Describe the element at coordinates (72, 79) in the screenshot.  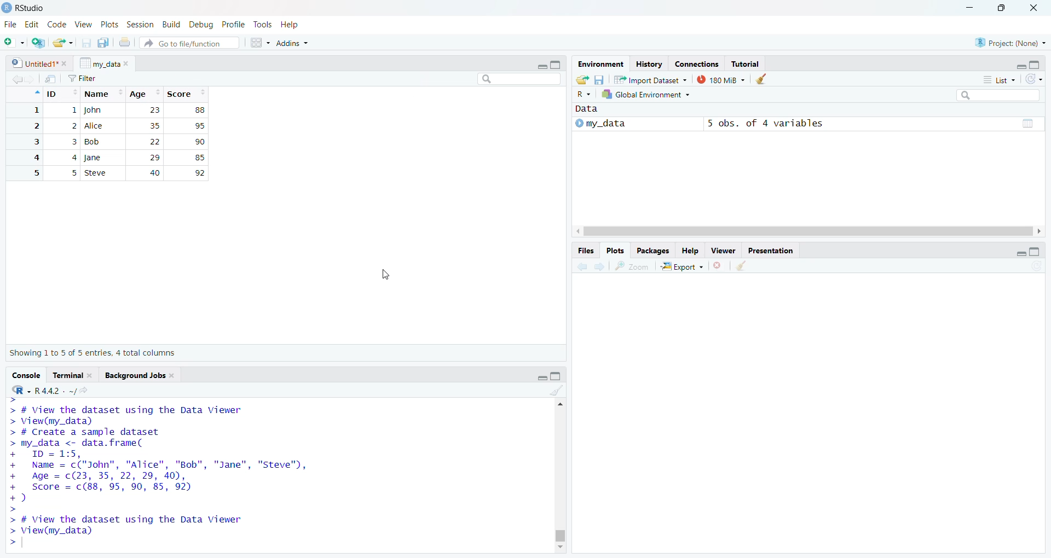
I see `Save` at that location.